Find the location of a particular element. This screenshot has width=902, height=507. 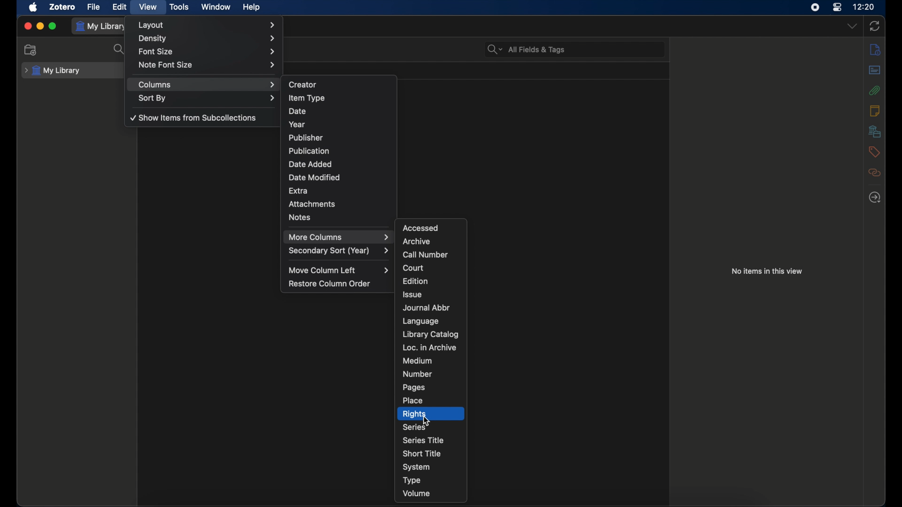

sort by is located at coordinates (207, 98).